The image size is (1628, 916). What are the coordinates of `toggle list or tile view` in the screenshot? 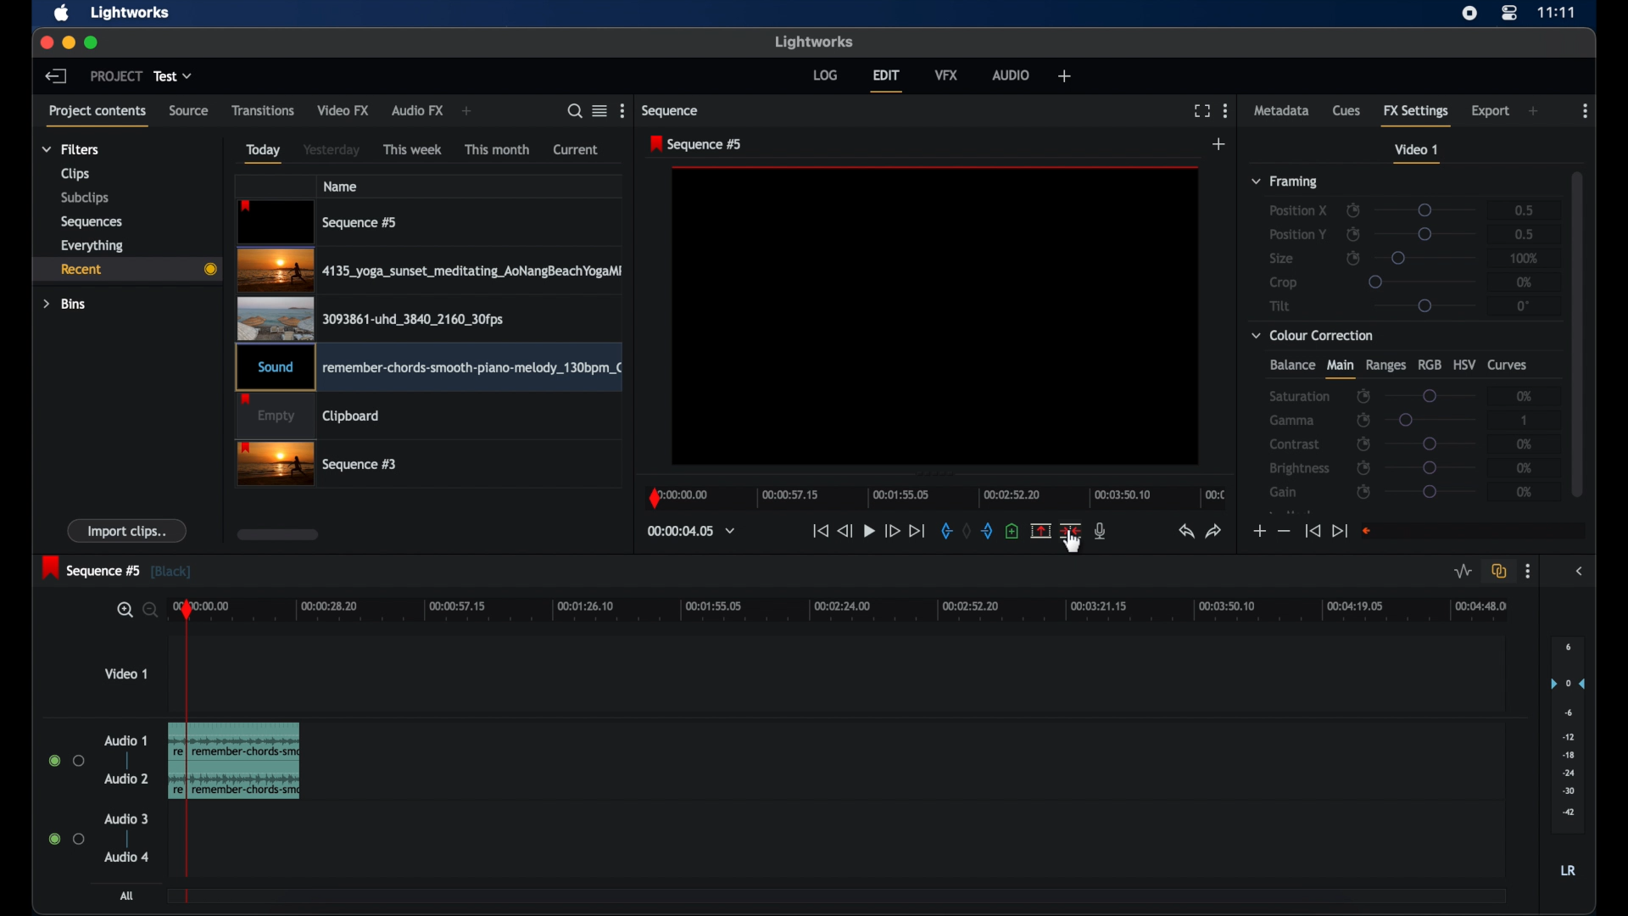 It's located at (599, 111).